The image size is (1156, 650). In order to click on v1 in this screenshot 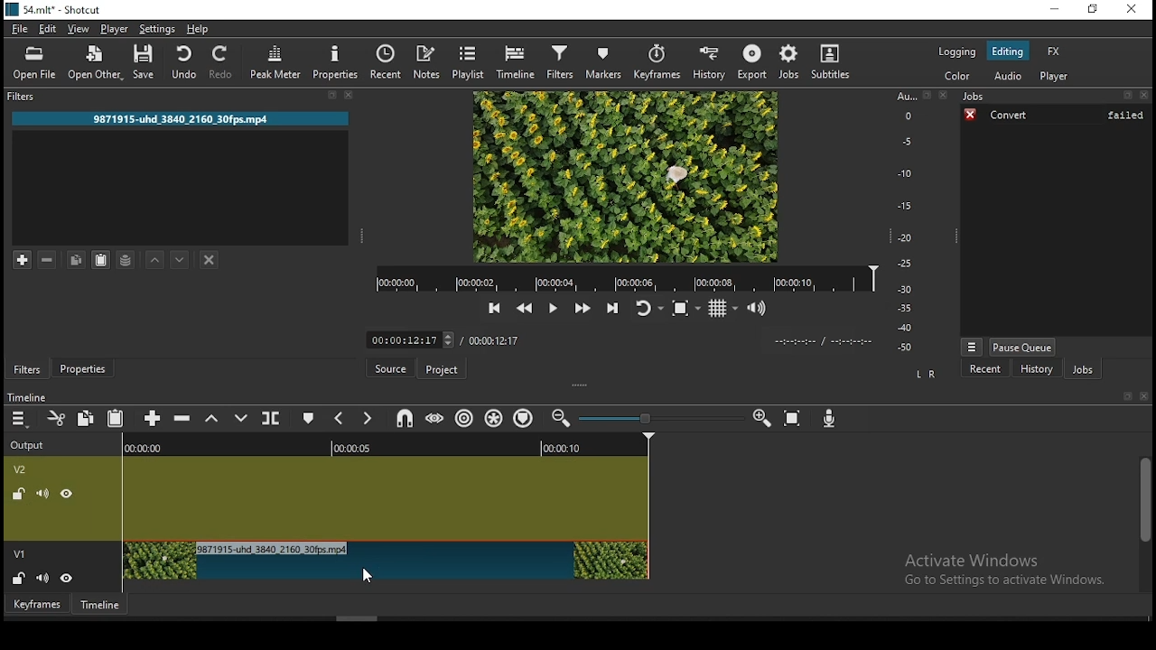, I will do `click(20, 552)`.